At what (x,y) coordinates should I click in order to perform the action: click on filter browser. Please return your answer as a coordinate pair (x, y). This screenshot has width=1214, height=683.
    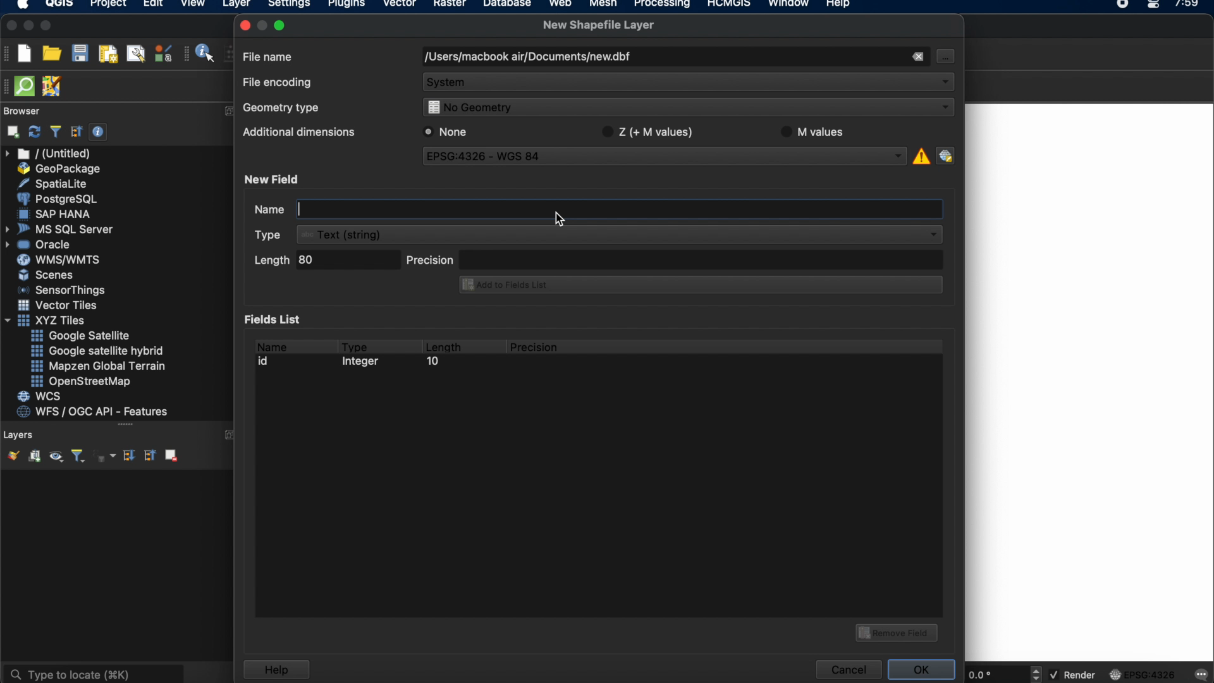
    Looking at the image, I should click on (55, 132).